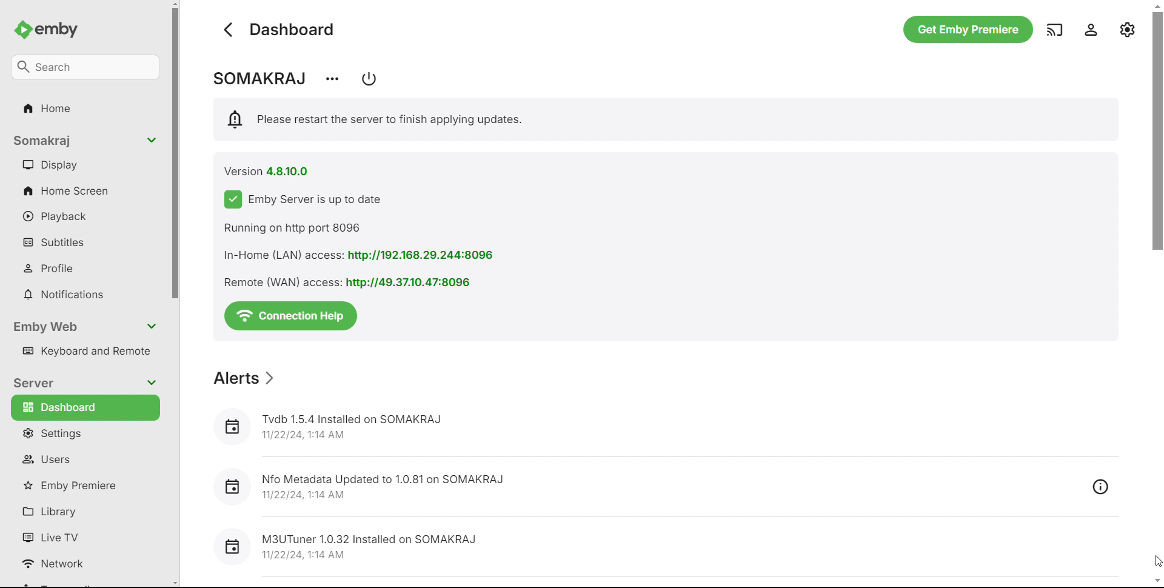  Describe the element at coordinates (85, 563) in the screenshot. I see `network` at that location.